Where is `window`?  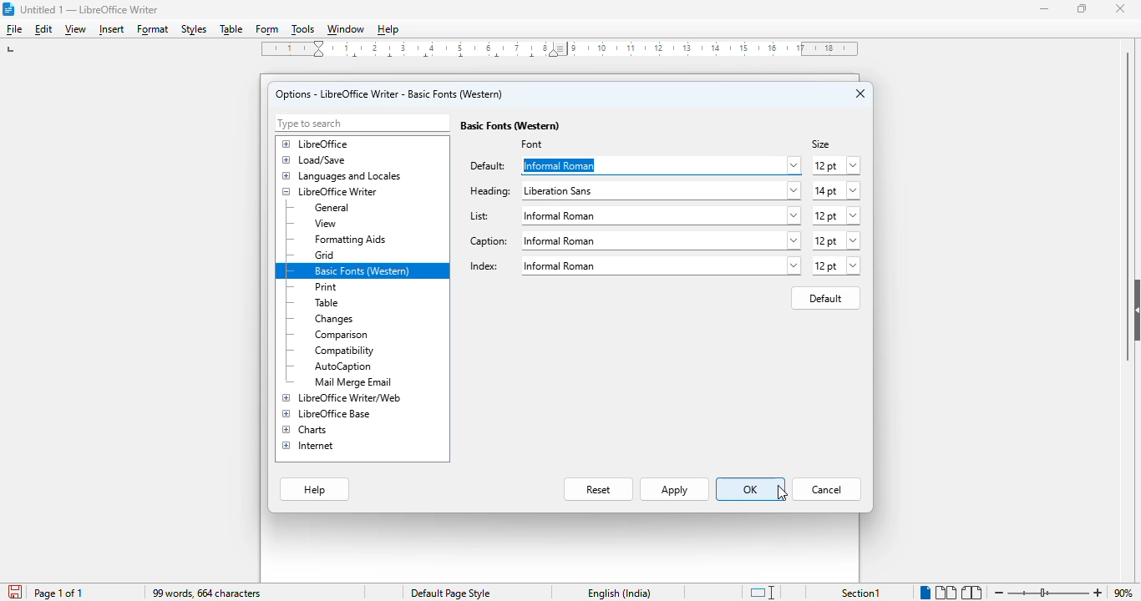
window is located at coordinates (345, 31).